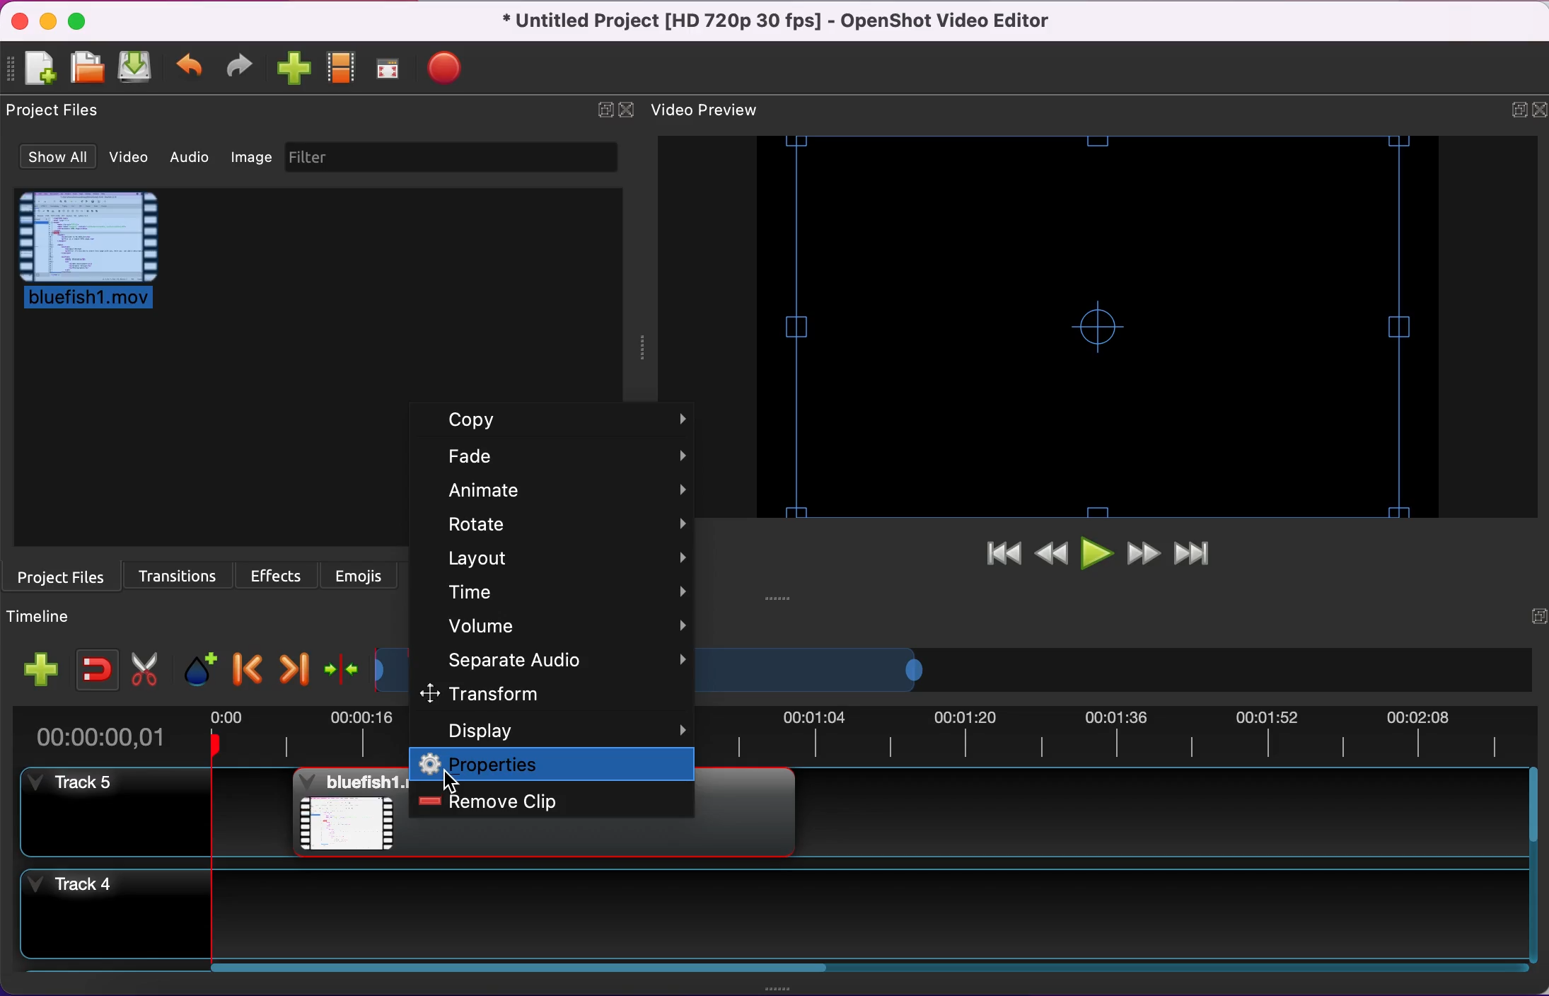 The height and width of the screenshot is (996, 1549). What do you see at coordinates (1533, 865) in the screenshot?
I see `Vertical slide bar` at bounding box center [1533, 865].